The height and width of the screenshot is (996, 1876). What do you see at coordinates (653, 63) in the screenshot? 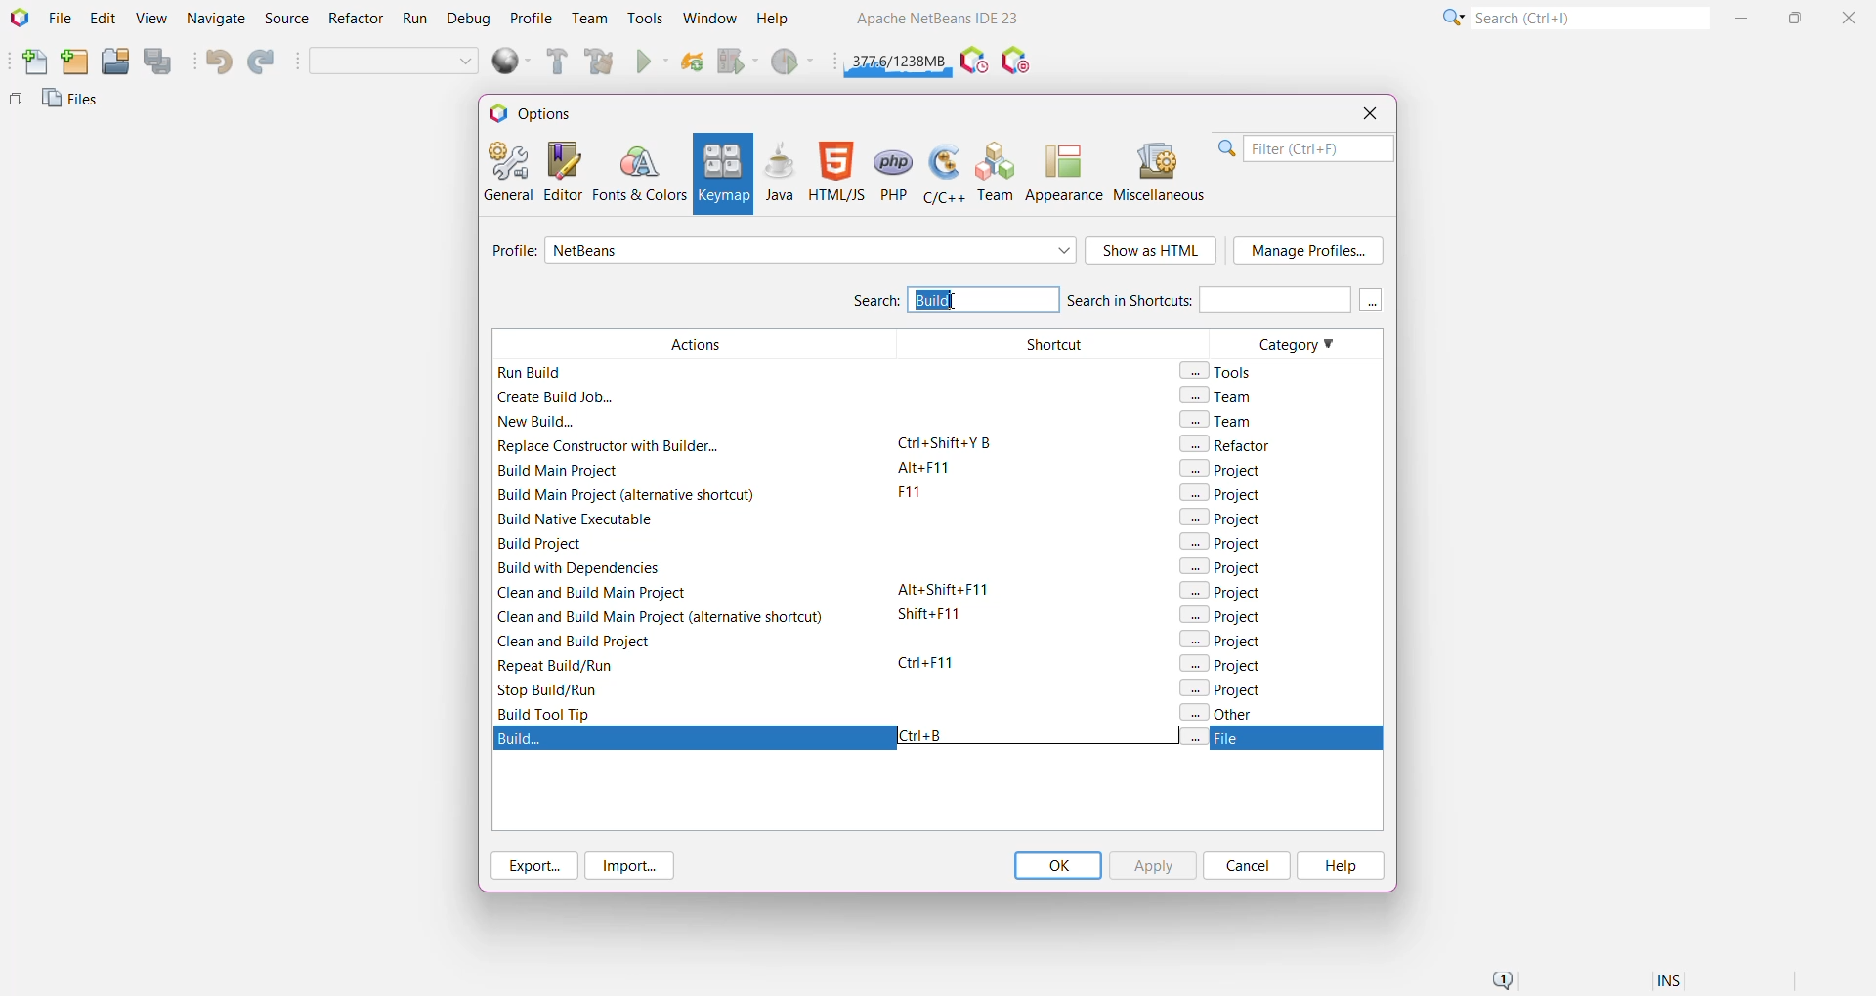
I see `Run` at bounding box center [653, 63].